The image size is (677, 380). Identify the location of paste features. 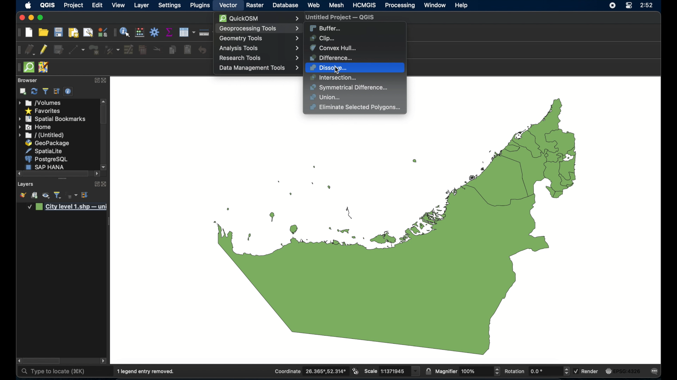
(187, 50).